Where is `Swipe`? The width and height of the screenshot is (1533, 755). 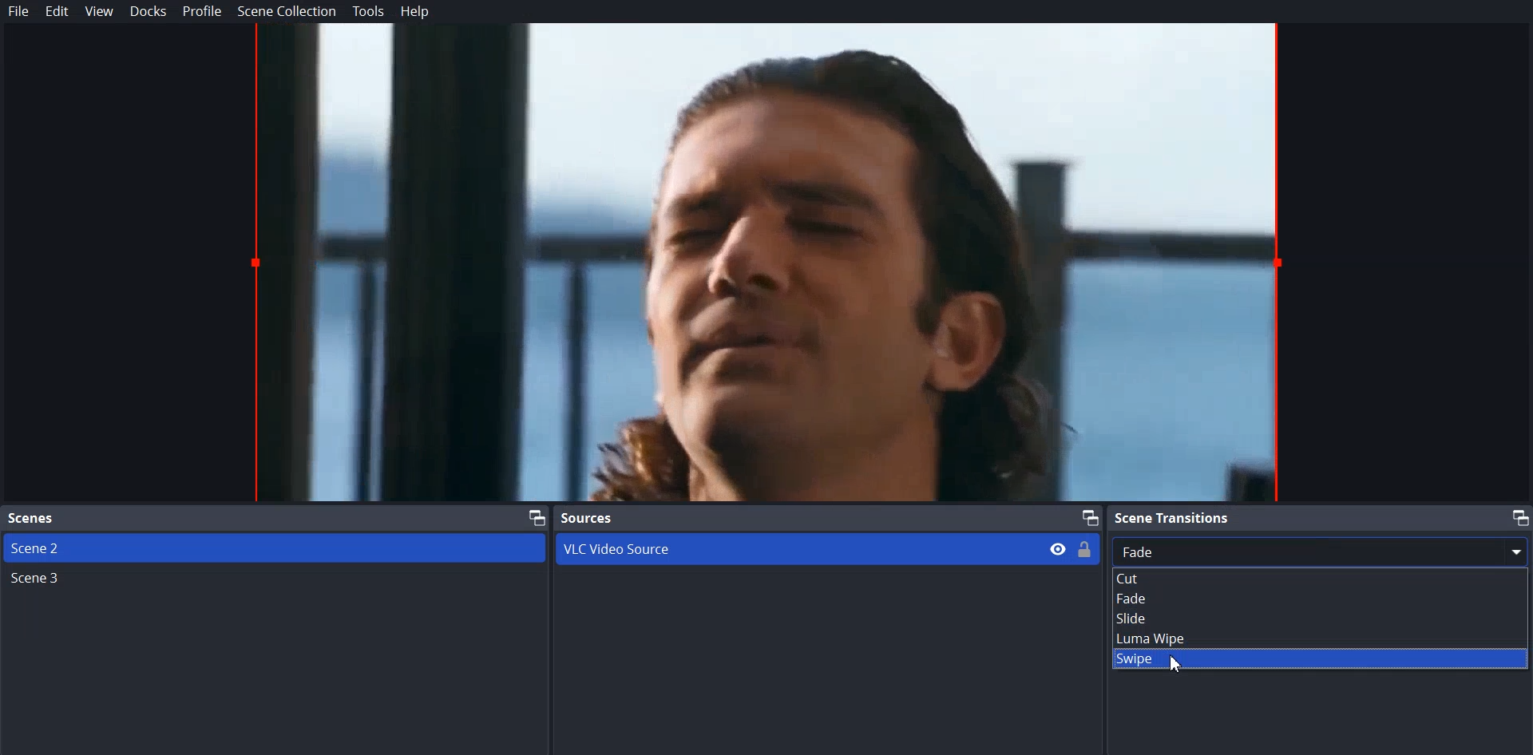
Swipe is located at coordinates (1320, 658).